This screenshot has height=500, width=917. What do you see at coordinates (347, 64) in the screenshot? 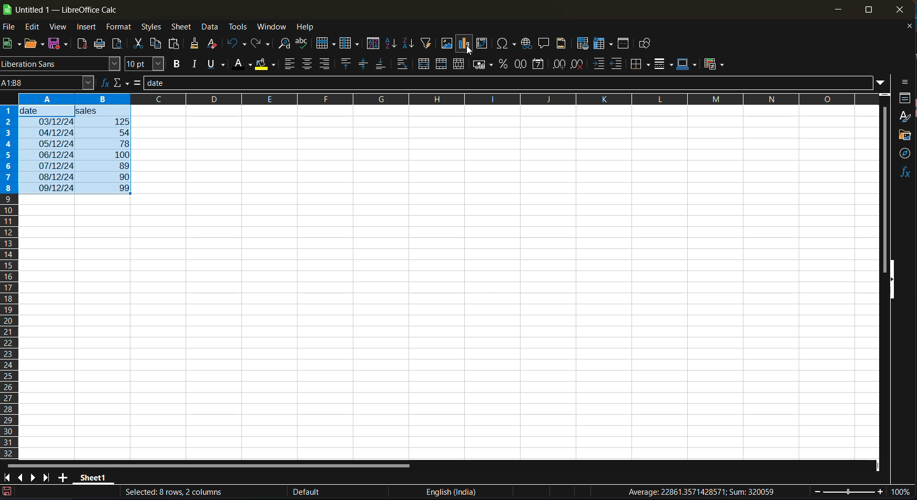
I see `align top` at bounding box center [347, 64].